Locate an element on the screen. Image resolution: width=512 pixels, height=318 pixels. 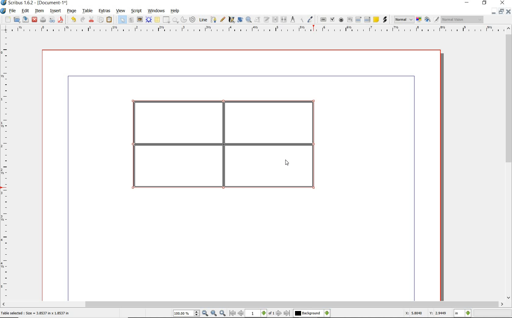
image is located at coordinates (140, 20).